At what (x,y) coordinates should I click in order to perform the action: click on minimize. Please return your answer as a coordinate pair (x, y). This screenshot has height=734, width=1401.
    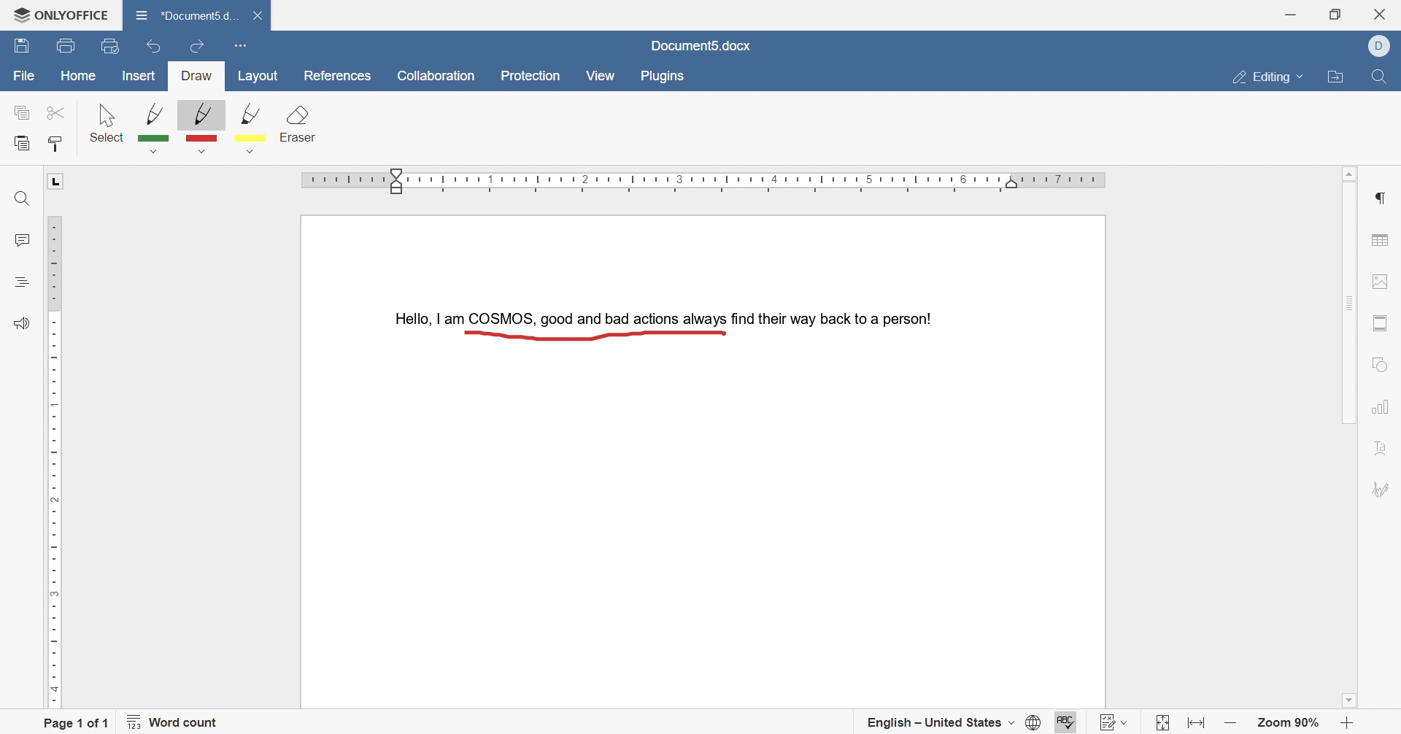
    Looking at the image, I should click on (1290, 12).